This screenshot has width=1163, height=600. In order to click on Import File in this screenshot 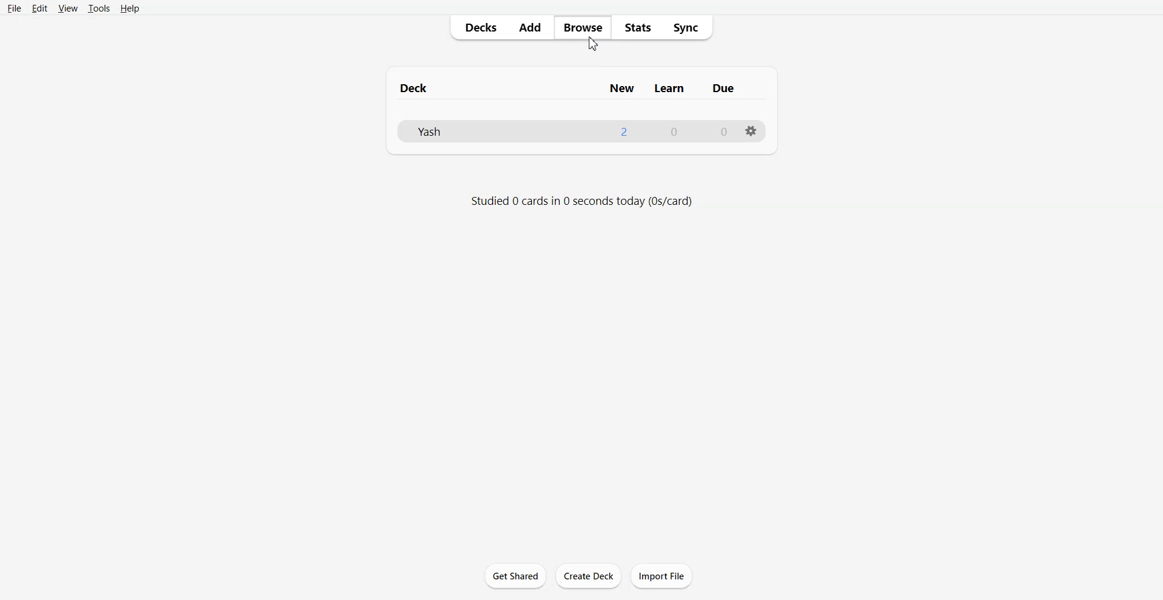, I will do `click(663, 576)`.